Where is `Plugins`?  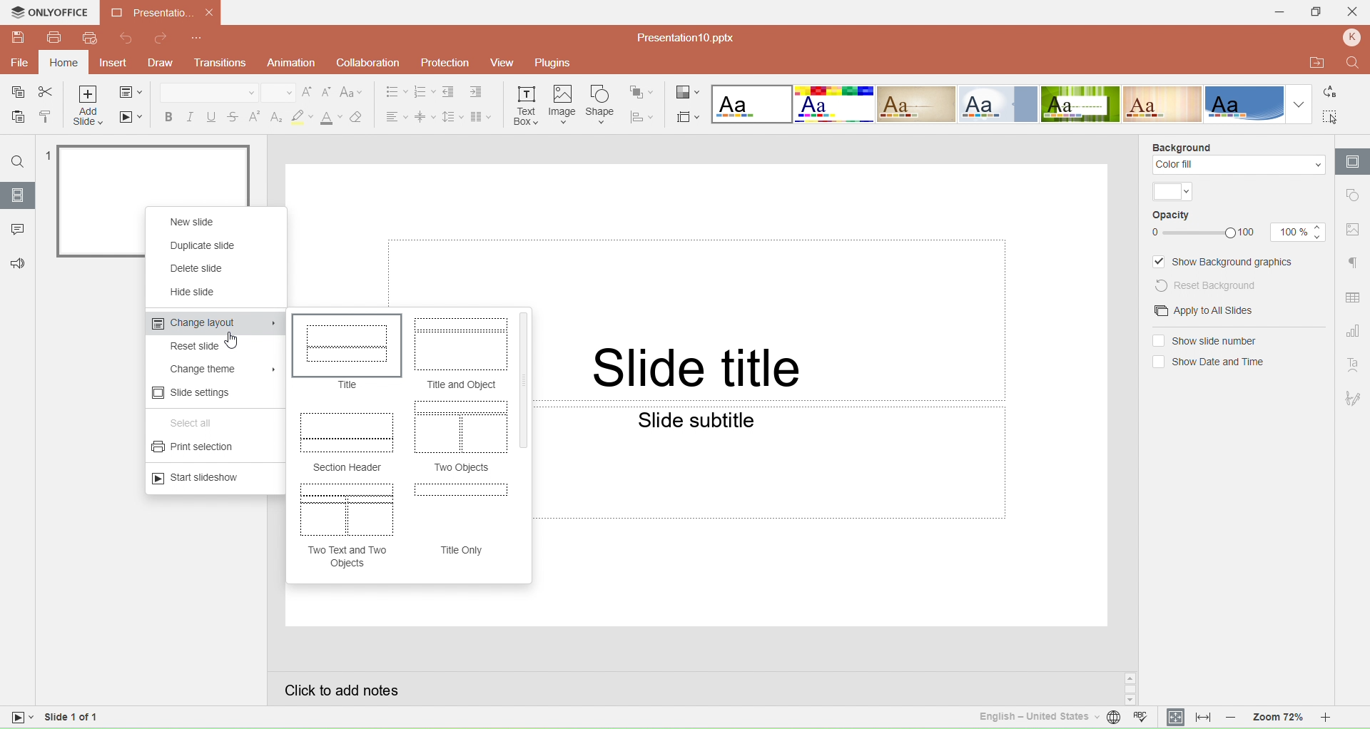
Plugins is located at coordinates (559, 63).